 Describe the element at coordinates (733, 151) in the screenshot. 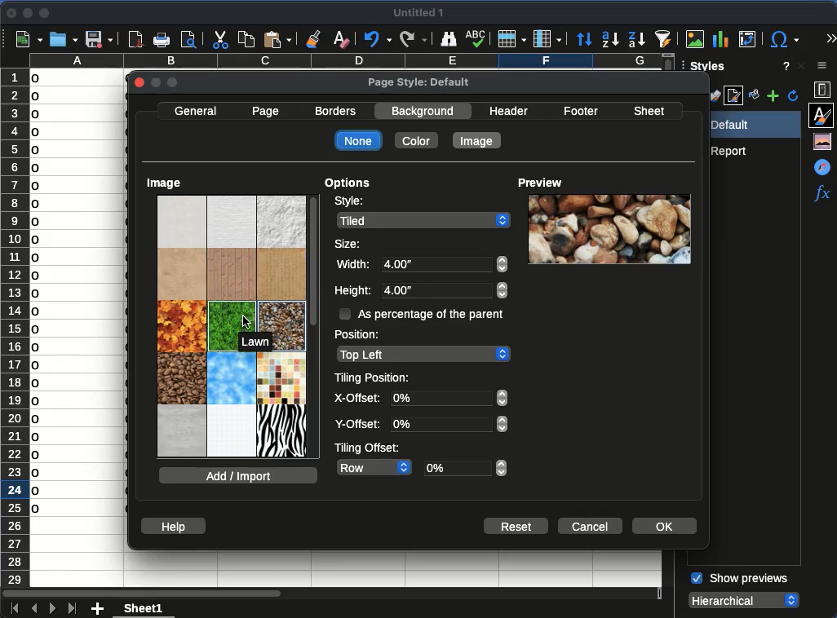

I see `report` at that location.